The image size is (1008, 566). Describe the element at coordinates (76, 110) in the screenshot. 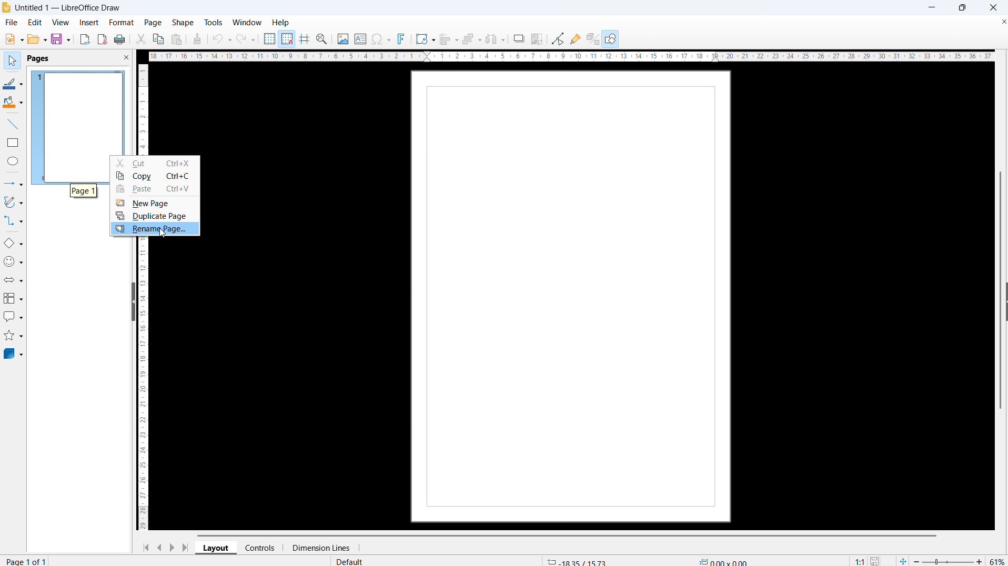

I see `page 1` at that location.